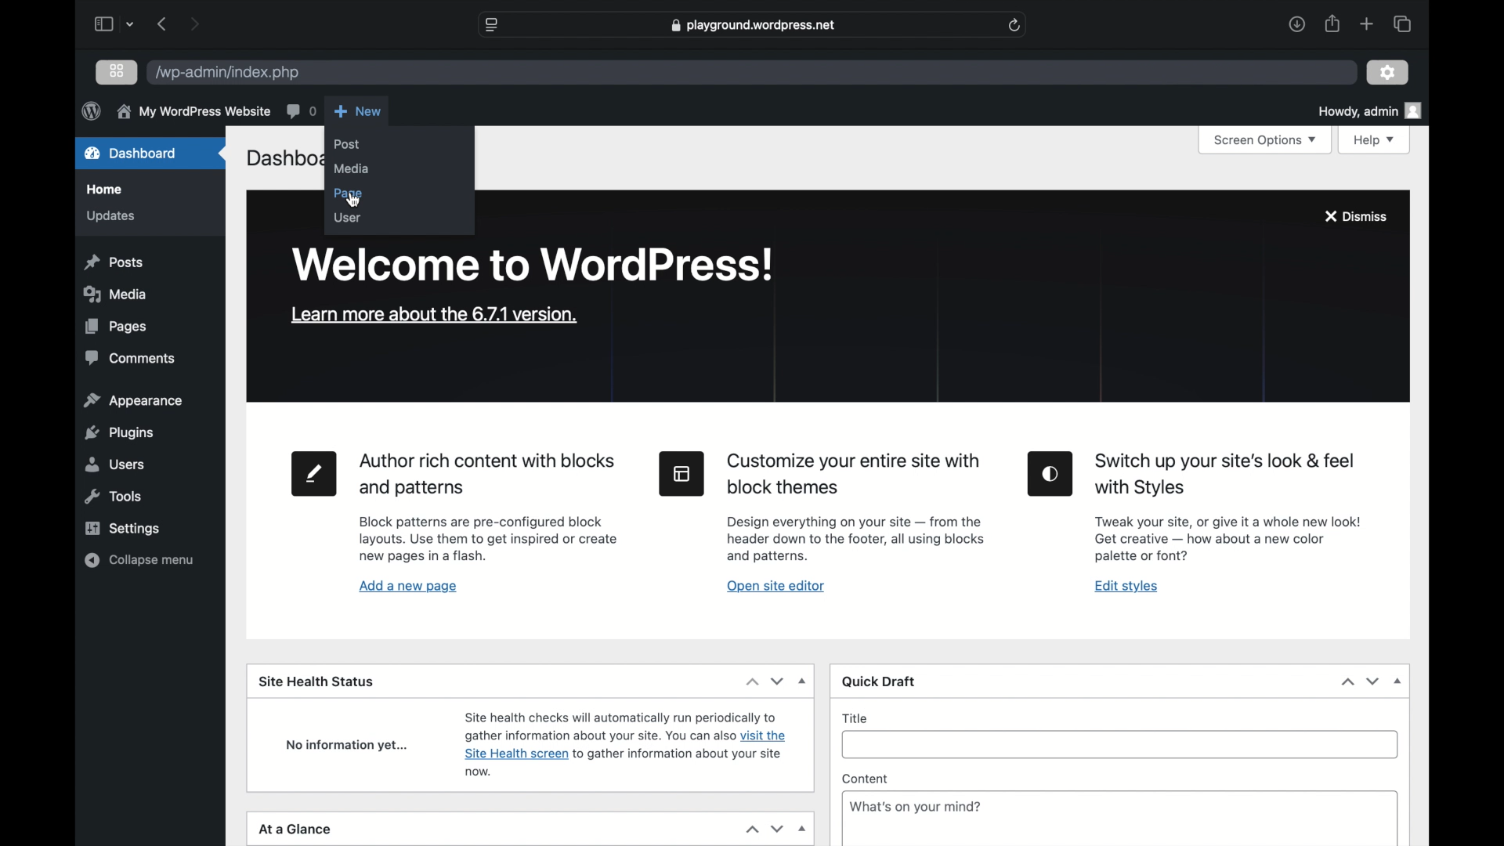 Image resolution: width=1504 pixels, height=846 pixels. What do you see at coordinates (803, 830) in the screenshot?
I see `dropdown` at bounding box center [803, 830].